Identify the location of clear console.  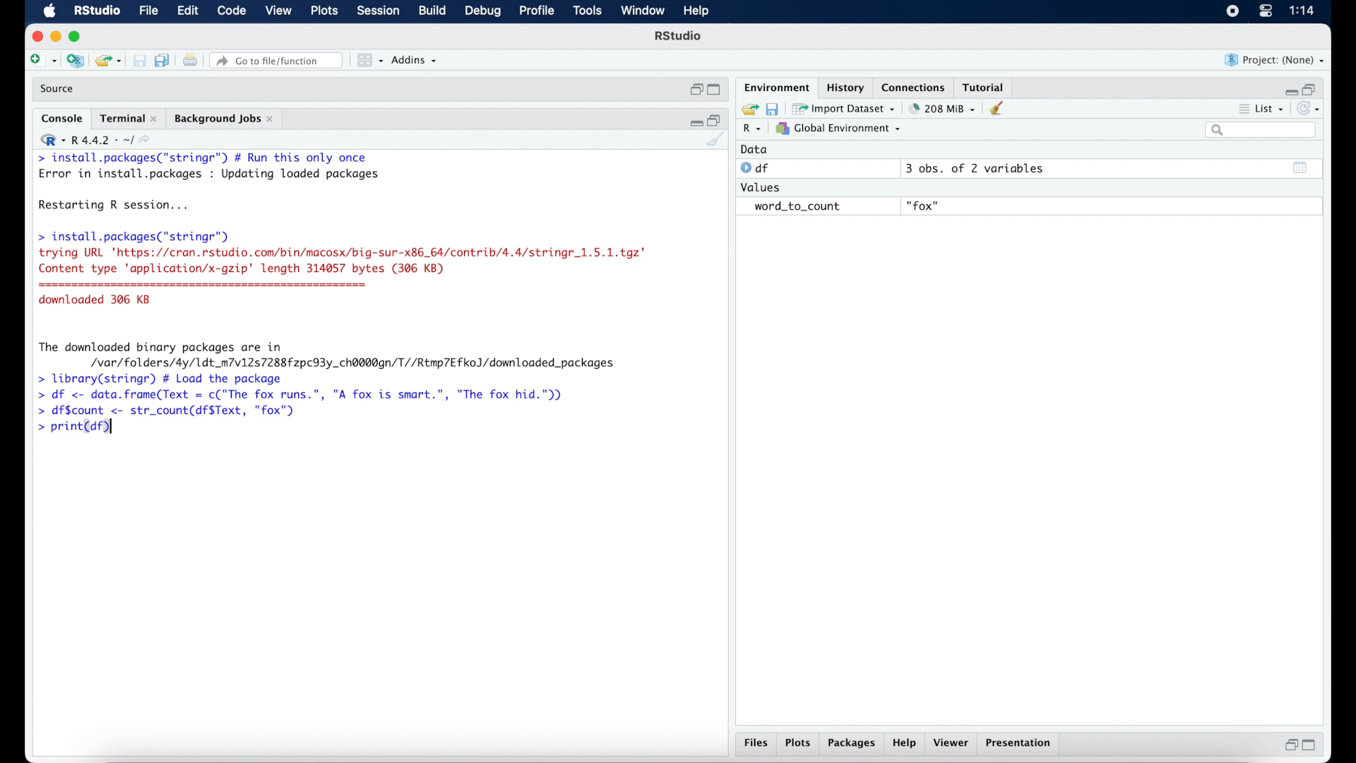
(716, 141).